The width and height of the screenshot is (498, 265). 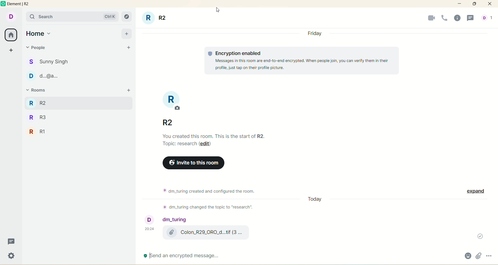 What do you see at coordinates (39, 34) in the screenshot?
I see `home` at bounding box center [39, 34].